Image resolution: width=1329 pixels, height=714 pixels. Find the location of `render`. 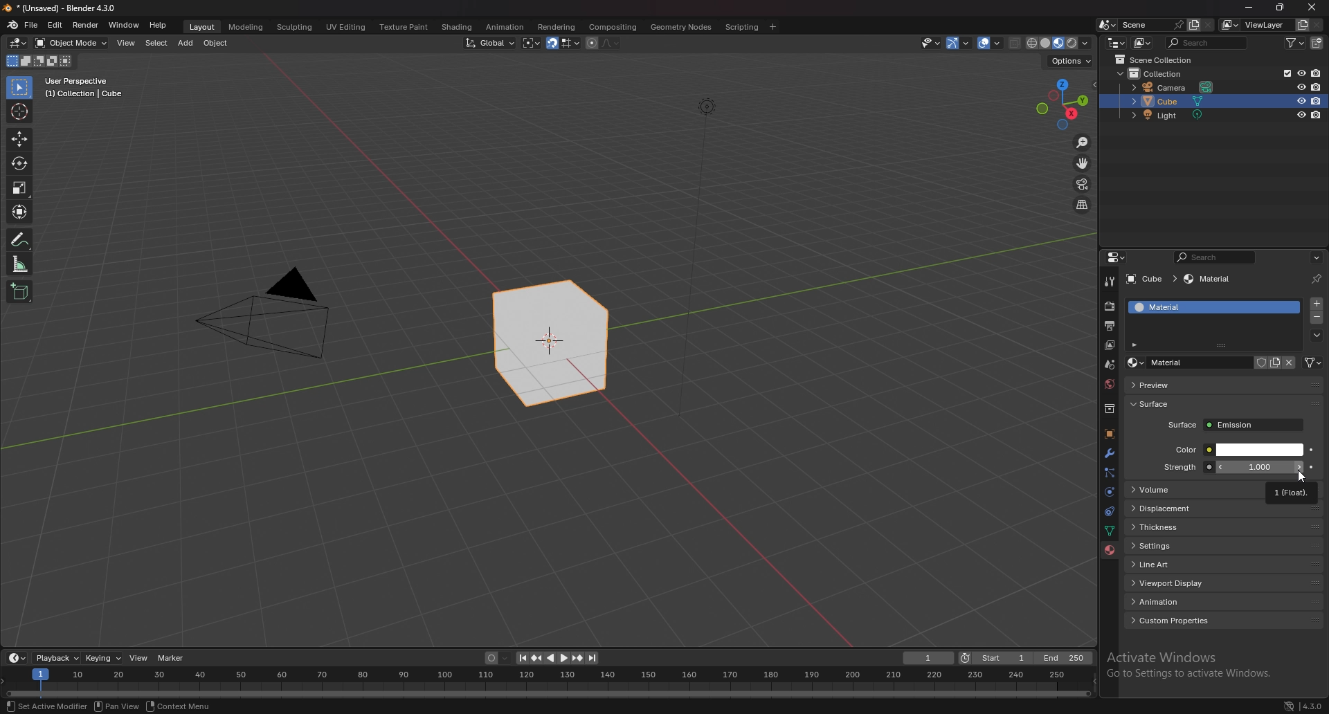

render is located at coordinates (86, 25).